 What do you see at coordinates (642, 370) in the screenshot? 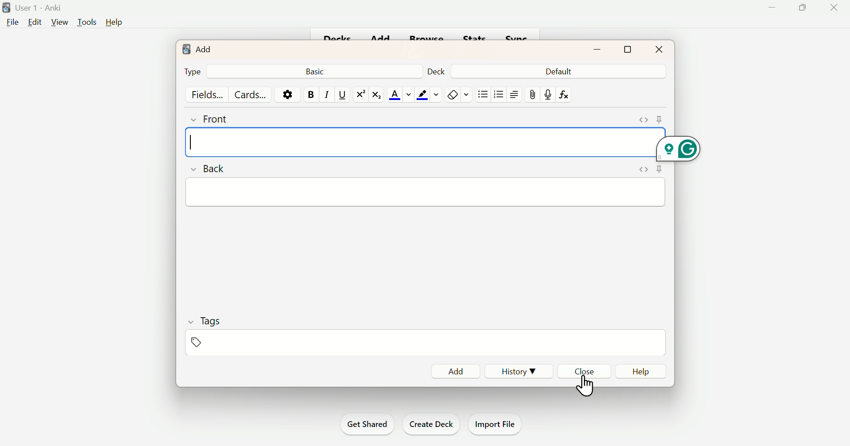
I see `Help` at bounding box center [642, 370].